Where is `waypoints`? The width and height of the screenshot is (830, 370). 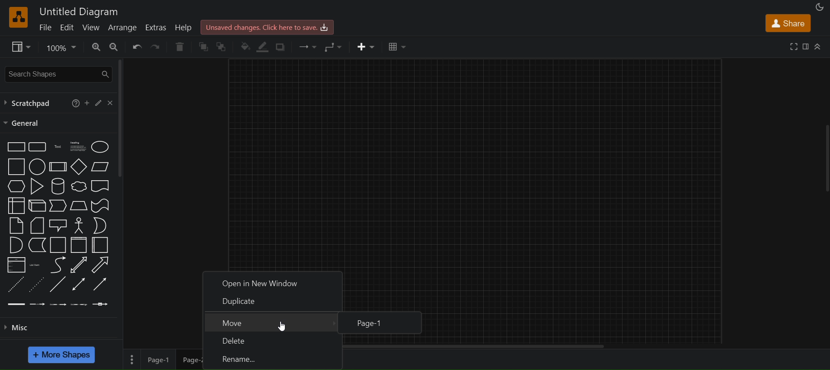
waypoints is located at coordinates (333, 47).